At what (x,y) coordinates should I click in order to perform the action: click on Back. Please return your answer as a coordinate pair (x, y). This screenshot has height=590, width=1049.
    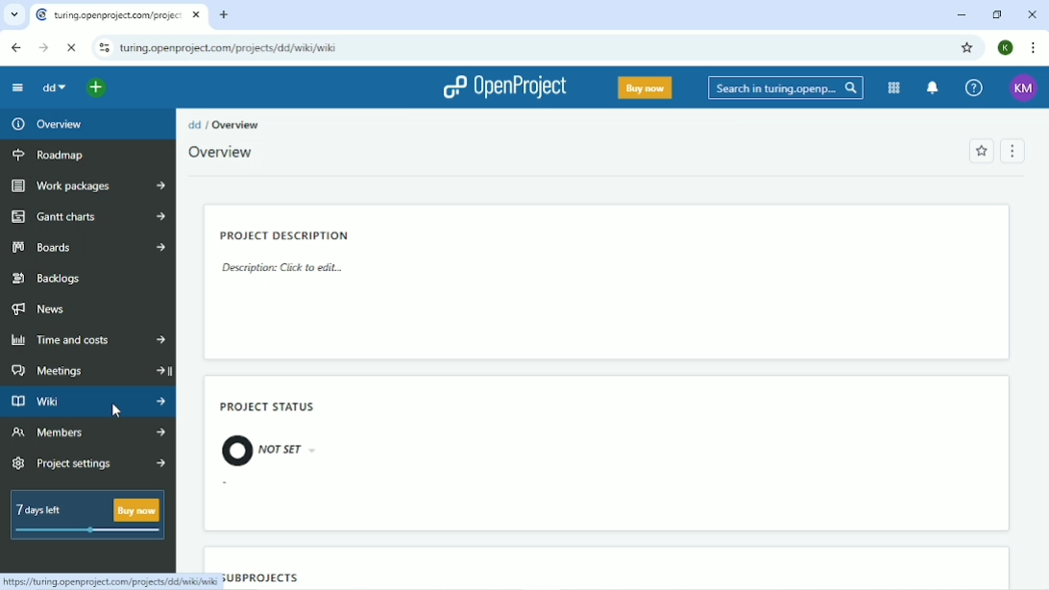
    Looking at the image, I should click on (15, 48).